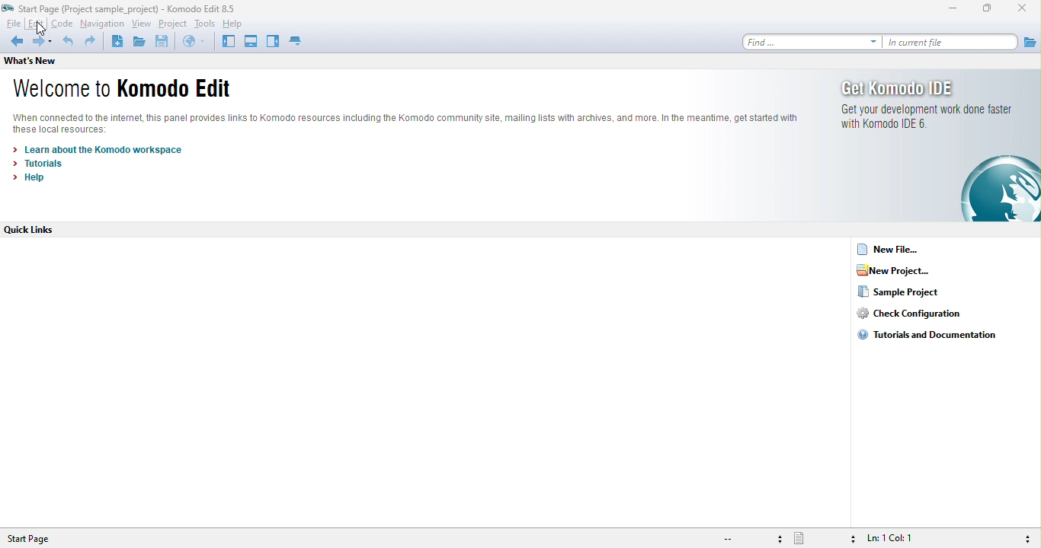  What do you see at coordinates (62, 24) in the screenshot?
I see `code` at bounding box center [62, 24].